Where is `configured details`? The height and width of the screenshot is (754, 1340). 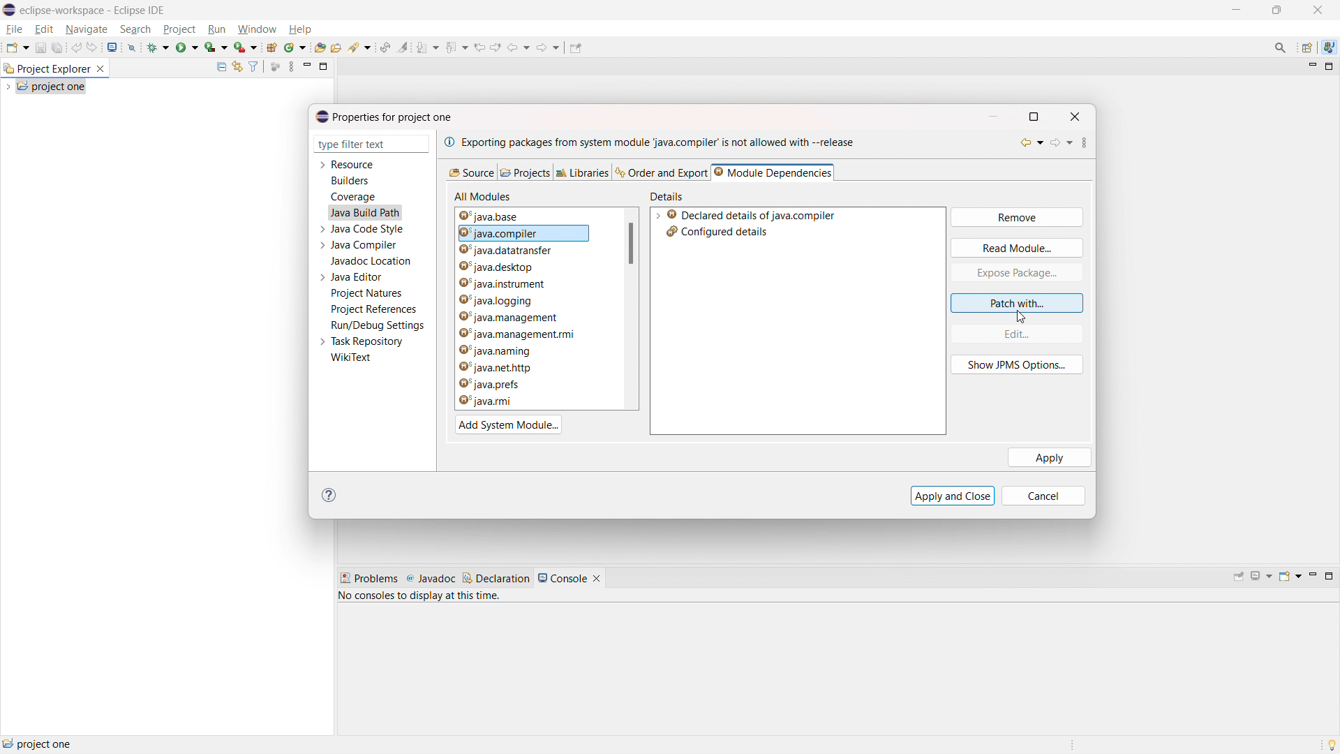 configured details is located at coordinates (717, 231).